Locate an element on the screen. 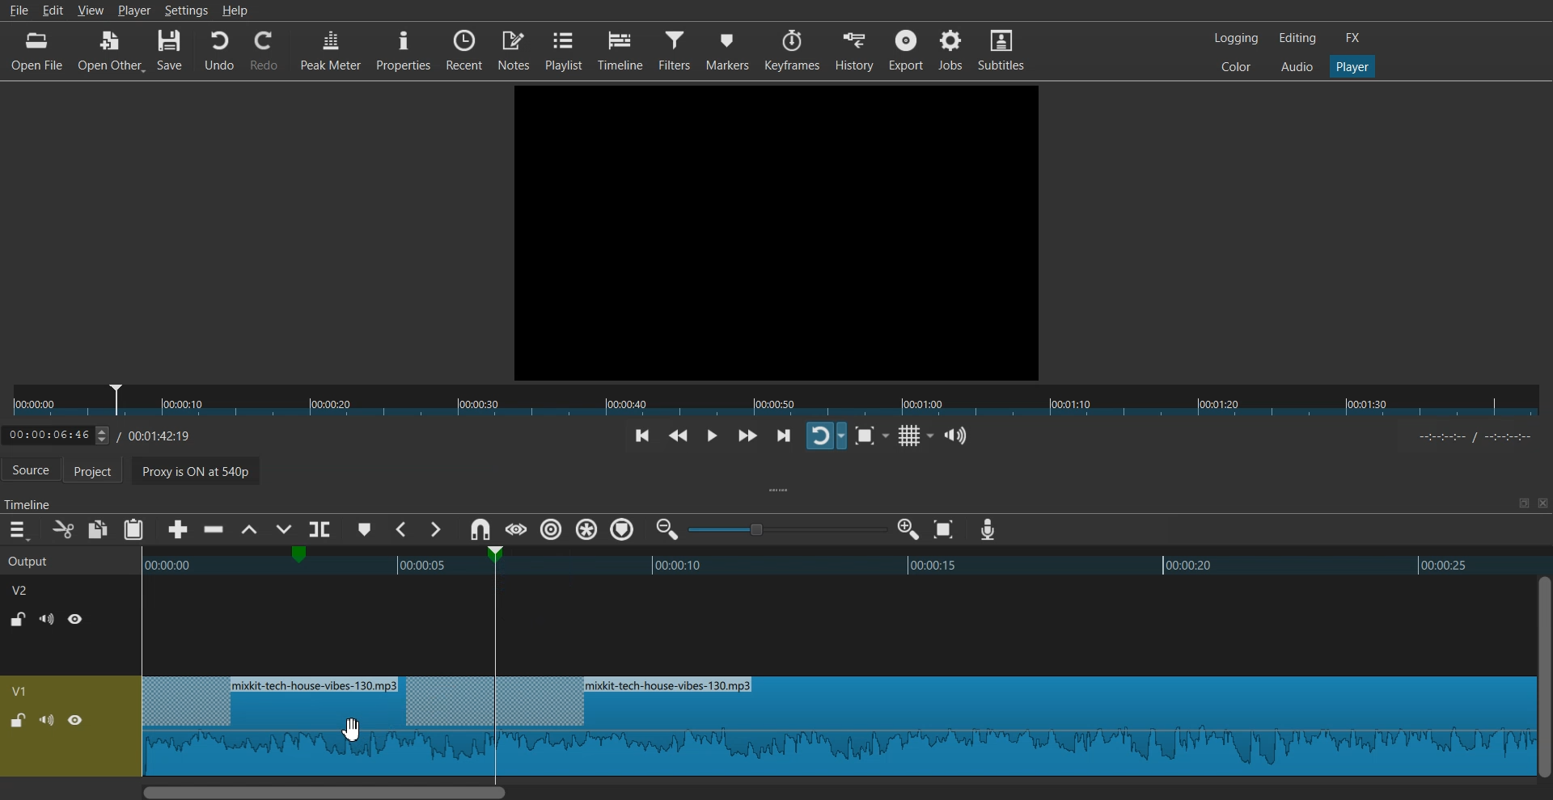 The image size is (1553, 800). Recent is located at coordinates (464, 48).